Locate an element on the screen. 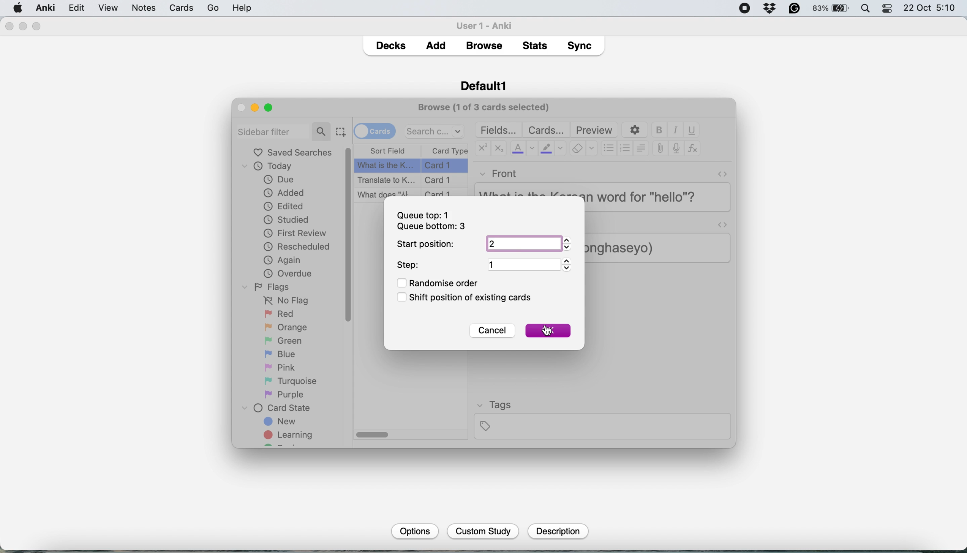 This screenshot has height=553, width=967. due is located at coordinates (279, 179).